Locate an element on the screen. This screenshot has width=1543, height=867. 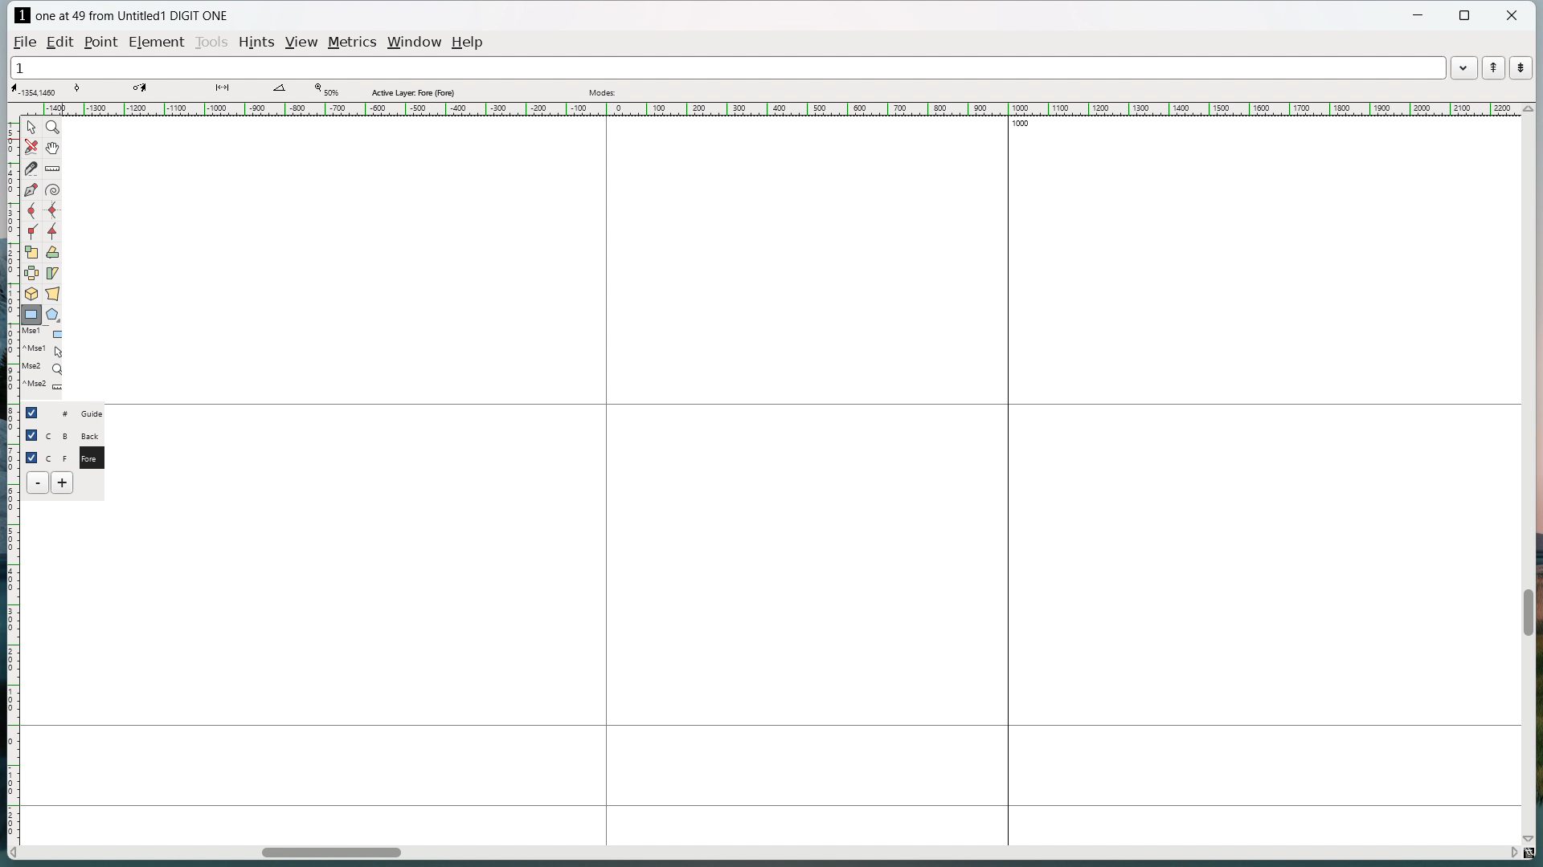
metrics is located at coordinates (354, 43).